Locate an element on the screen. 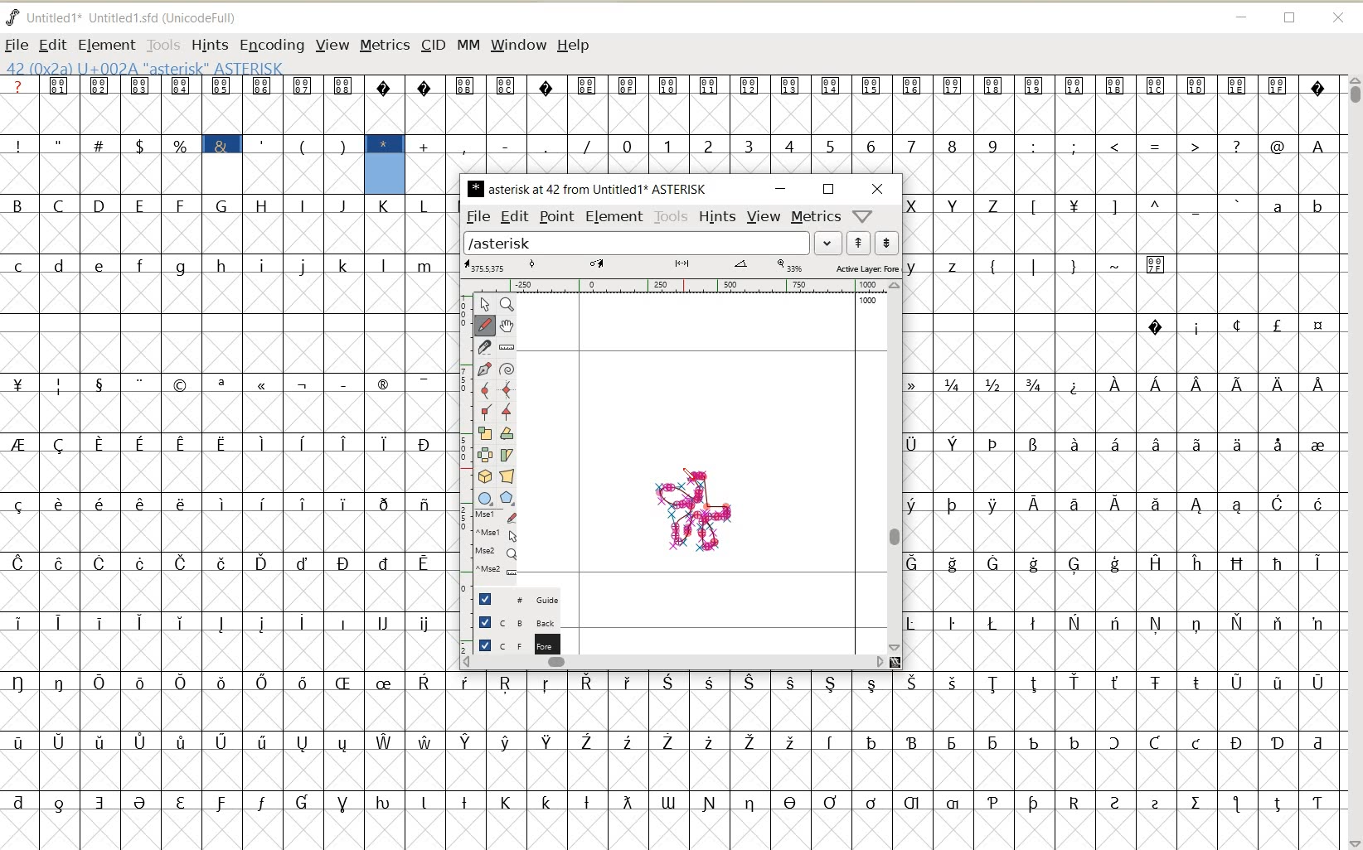  MINIMIZE is located at coordinates (782, 189).